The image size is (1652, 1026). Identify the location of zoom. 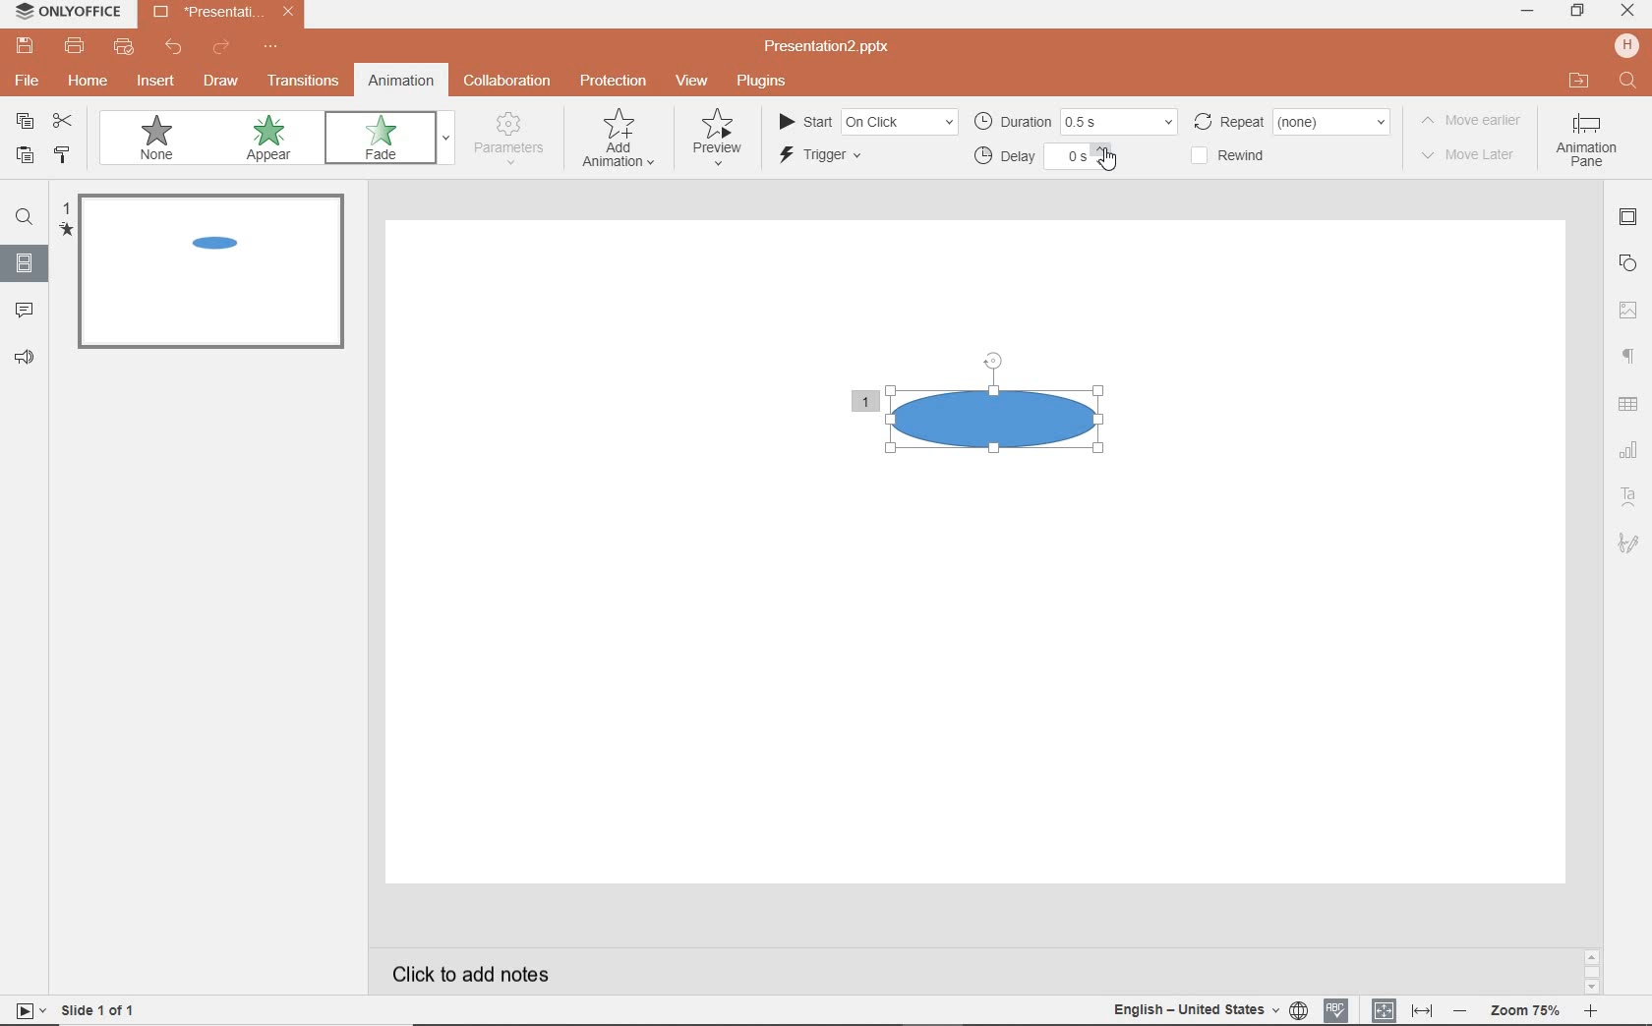
(1523, 1013).